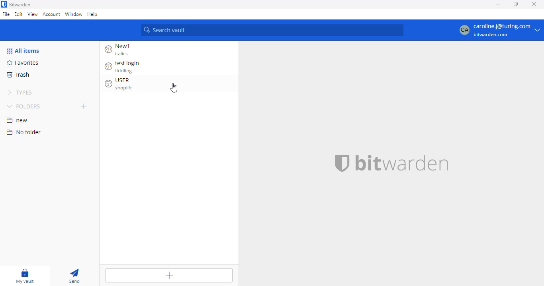 Image resolution: width=544 pixels, height=286 pixels. I want to click on all items, so click(24, 51).